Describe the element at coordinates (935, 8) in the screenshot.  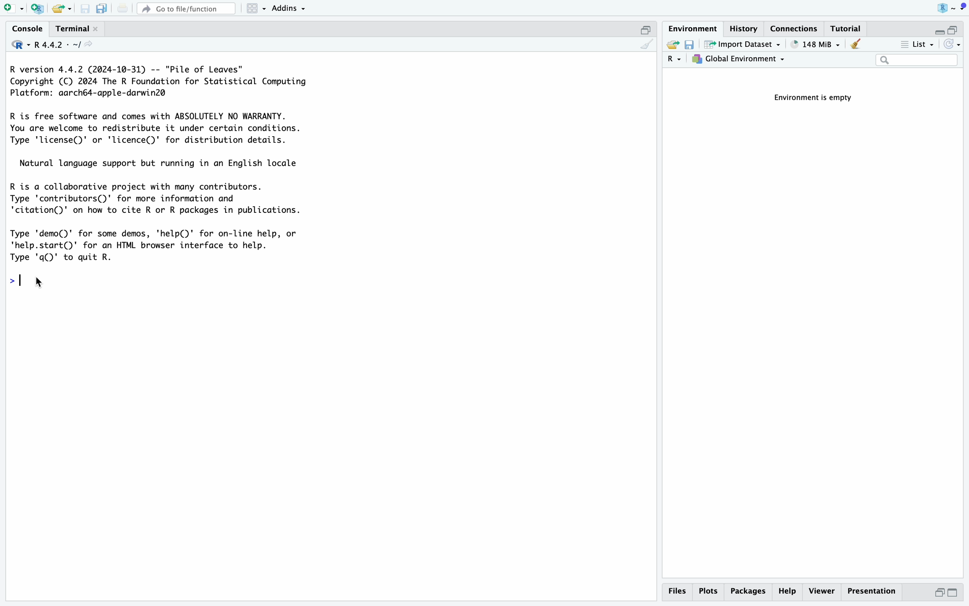
I see `R logo` at that location.